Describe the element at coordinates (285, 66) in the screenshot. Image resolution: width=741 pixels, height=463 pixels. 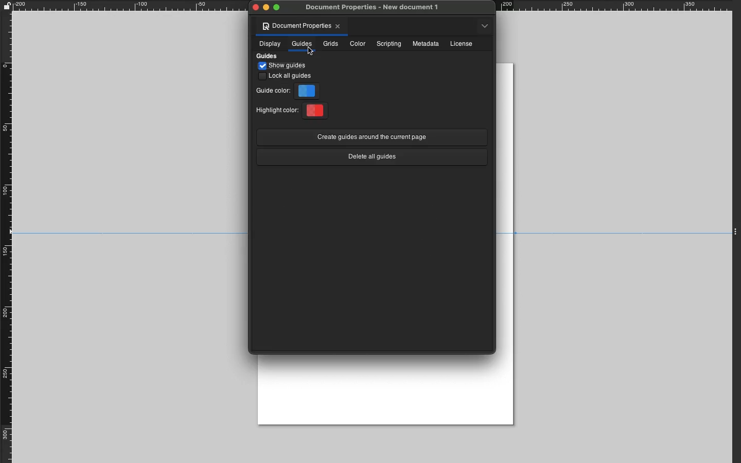
I see `Show guides` at that location.